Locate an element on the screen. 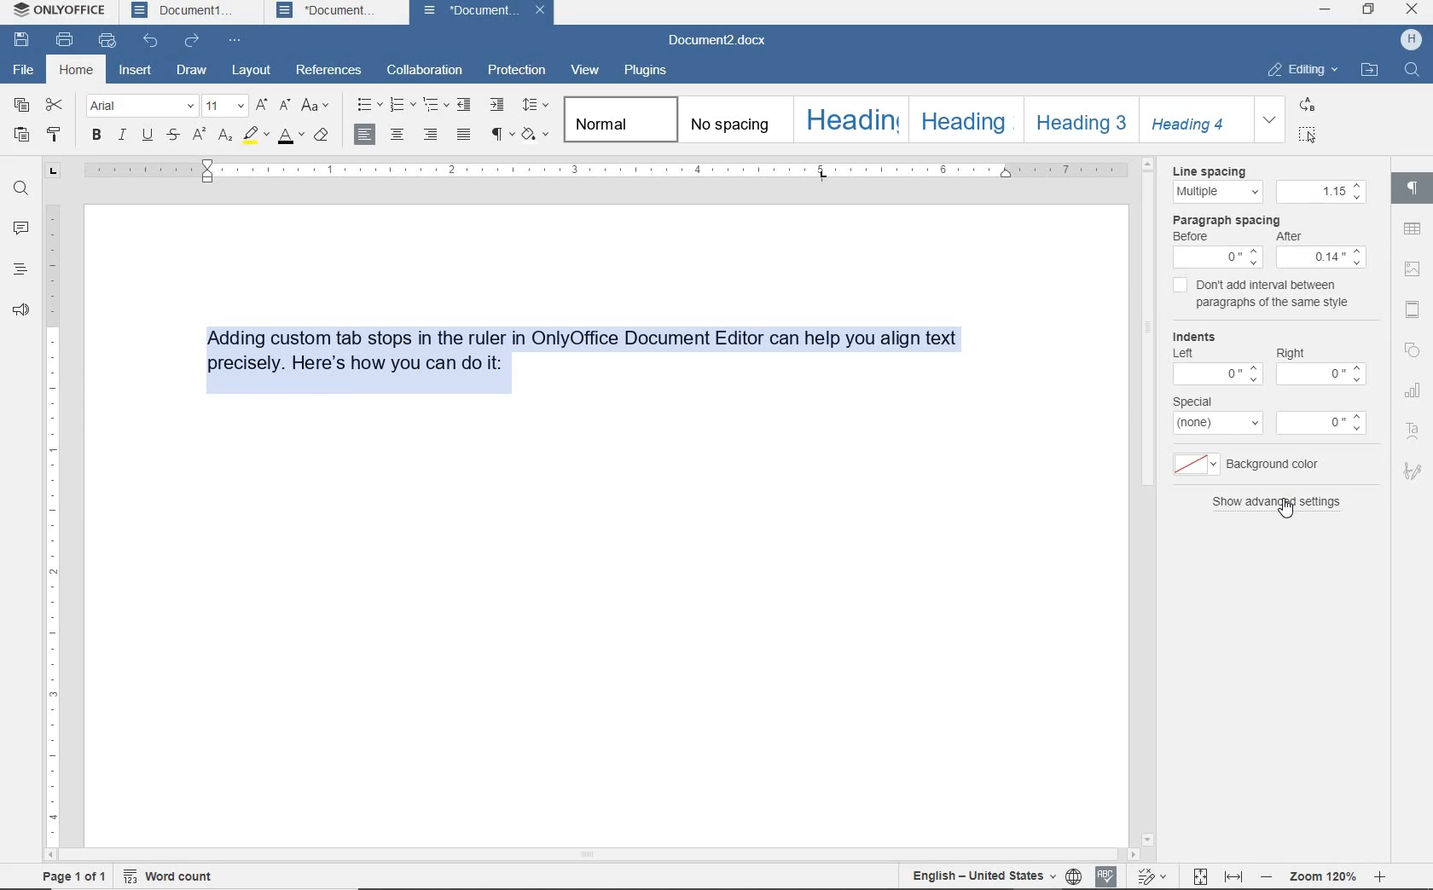 The height and width of the screenshot is (890, 1433). Right is located at coordinates (1296, 352).